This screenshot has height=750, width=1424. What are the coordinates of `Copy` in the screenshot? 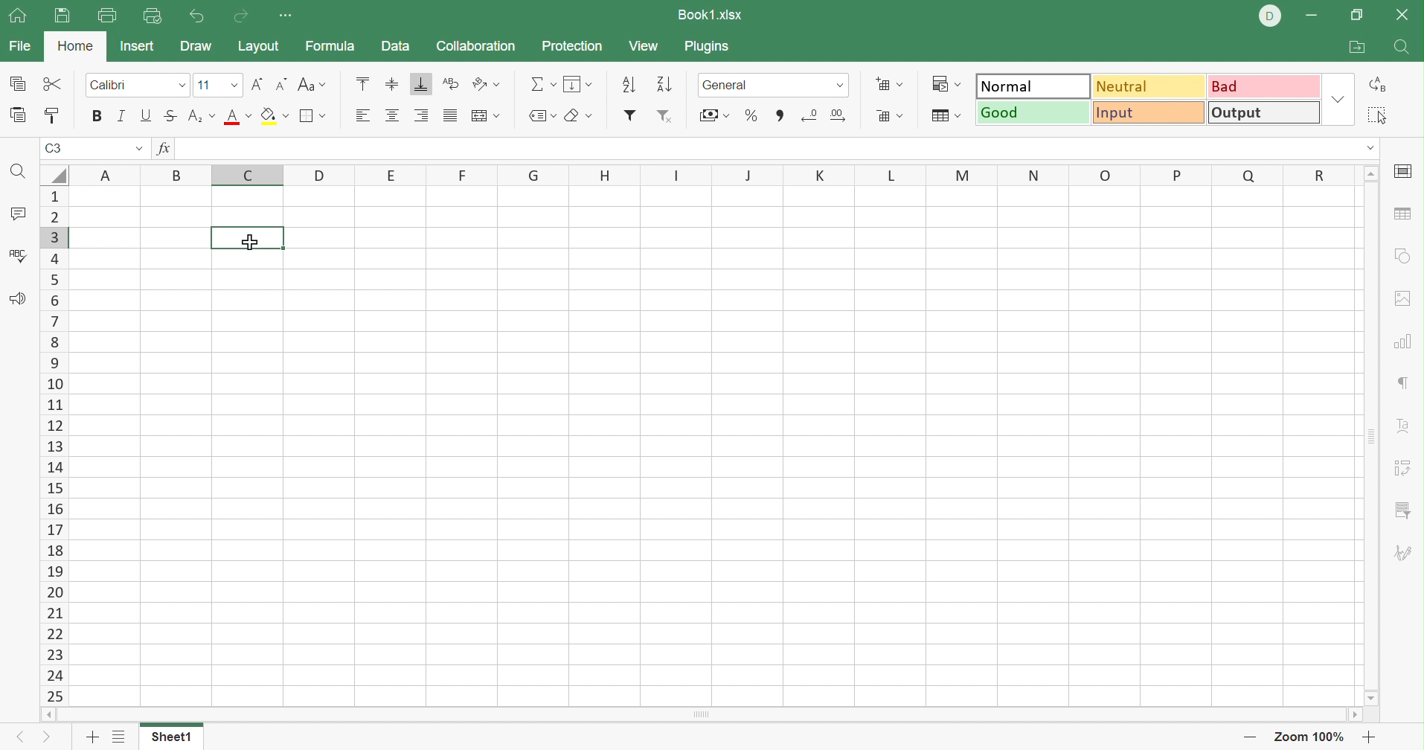 It's located at (19, 83).